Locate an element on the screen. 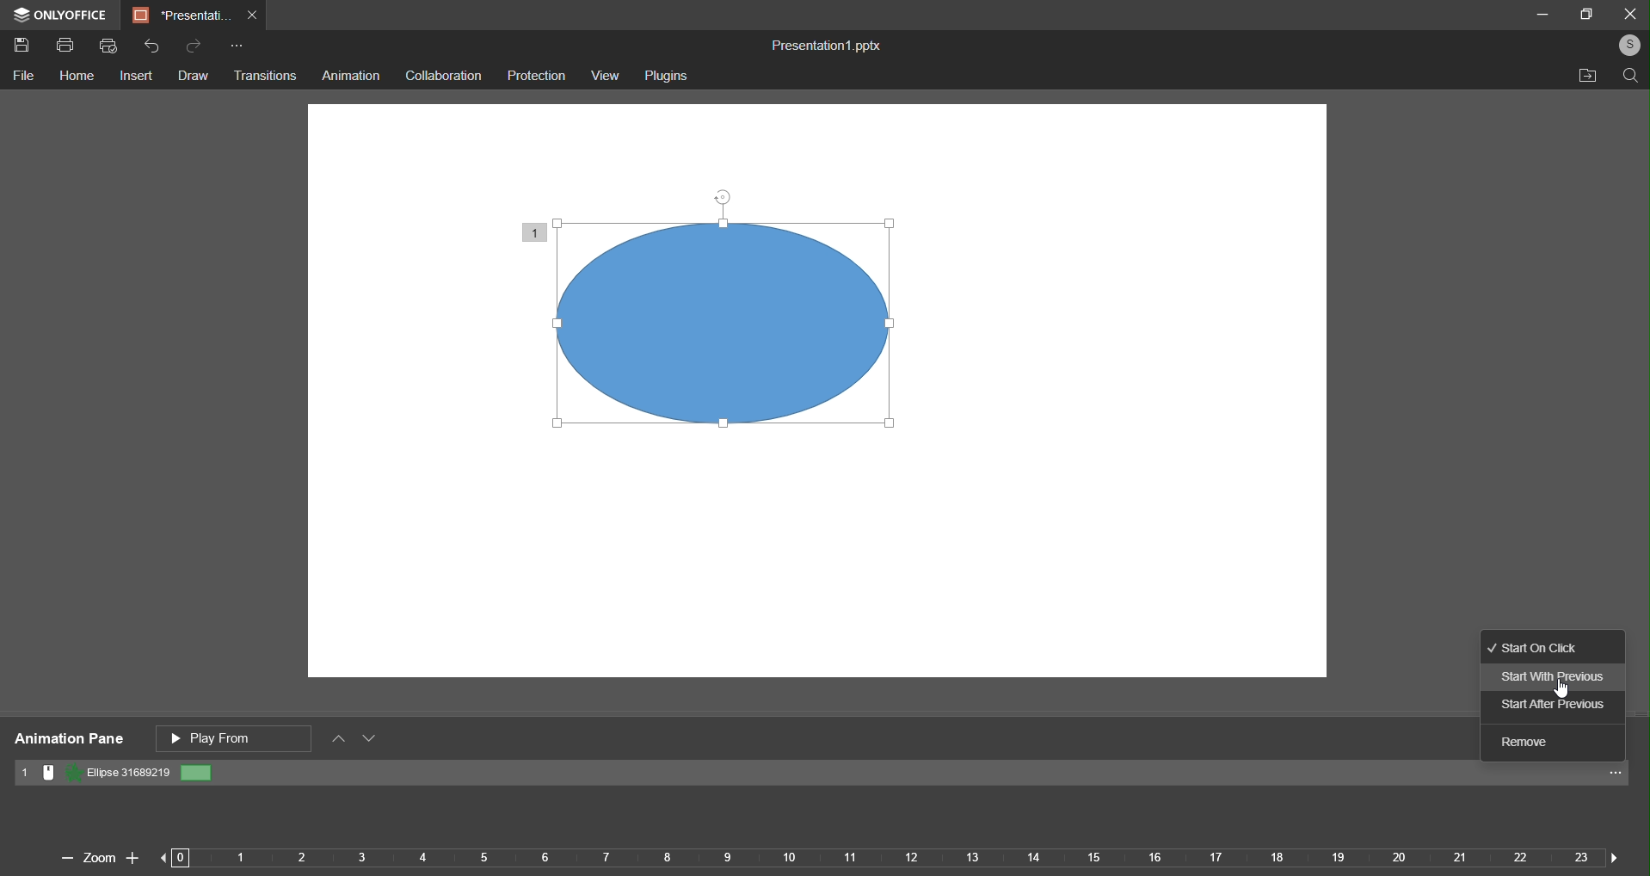 Image resolution: width=1650 pixels, height=876 pixels. Start on click is located at coordinates (1550, 645).